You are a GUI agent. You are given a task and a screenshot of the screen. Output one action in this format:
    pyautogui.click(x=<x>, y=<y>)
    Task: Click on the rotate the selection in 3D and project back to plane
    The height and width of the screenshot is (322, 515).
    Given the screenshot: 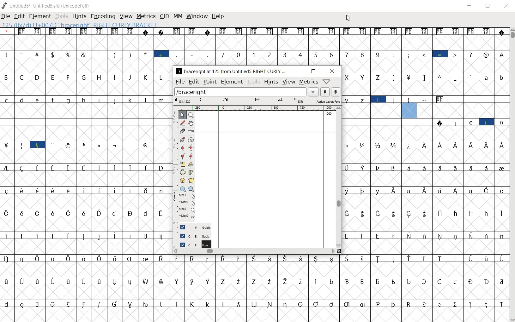 What is the action you would take?
    pyautogui.click(x=182, y=181)
    